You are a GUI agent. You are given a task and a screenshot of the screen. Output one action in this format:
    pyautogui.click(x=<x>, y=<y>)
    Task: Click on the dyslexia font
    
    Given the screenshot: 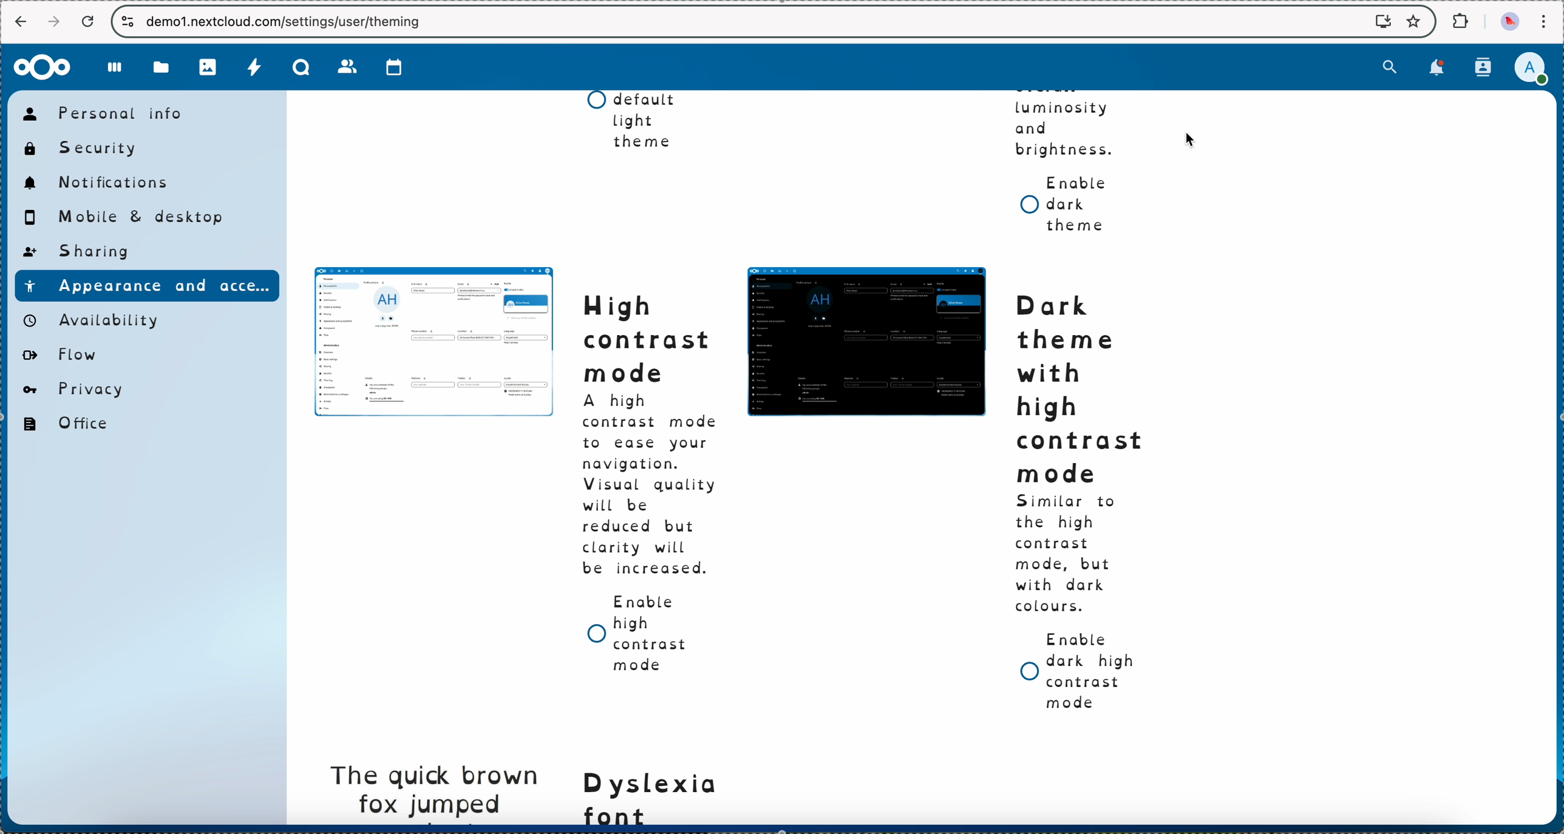 What is the action you would take?
    pyautogui.click(x=582, y=457)
    